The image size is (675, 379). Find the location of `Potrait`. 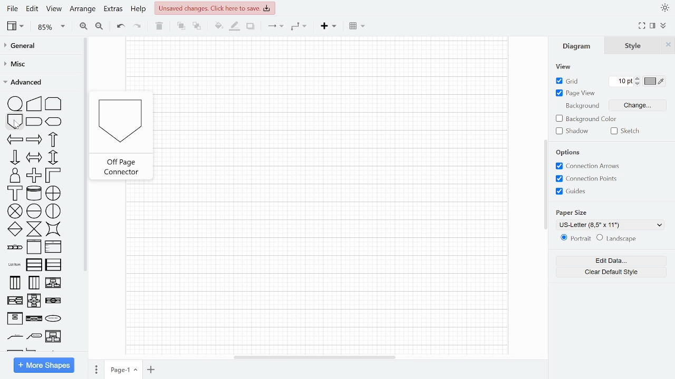

Potrait is located at coordinates (575, 238).